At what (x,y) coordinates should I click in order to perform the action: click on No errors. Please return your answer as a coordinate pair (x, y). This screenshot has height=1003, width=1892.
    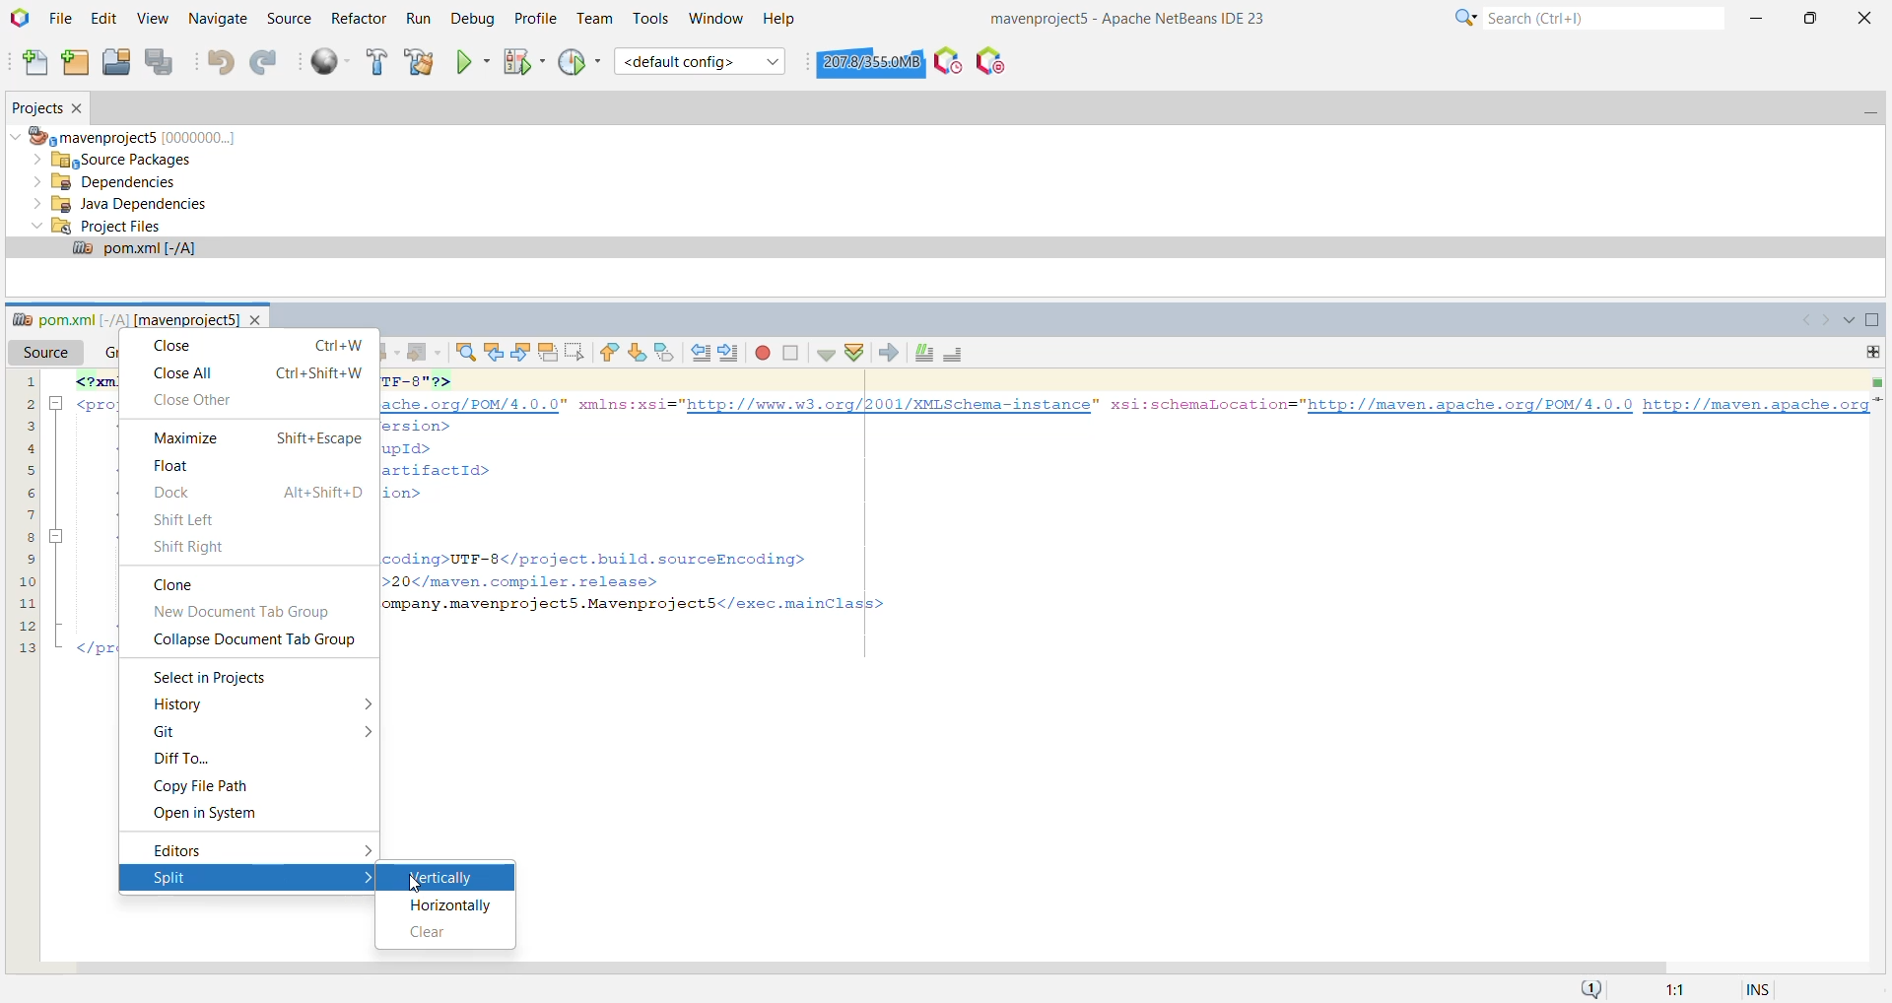
    Looking at the image, I should click on (1876, 381).